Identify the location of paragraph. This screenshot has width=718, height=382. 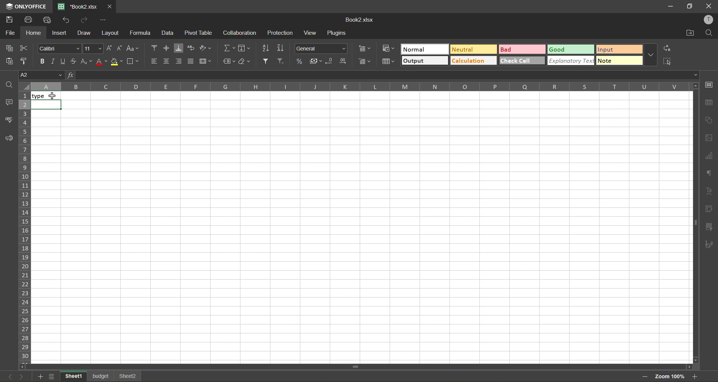
(709, 173).